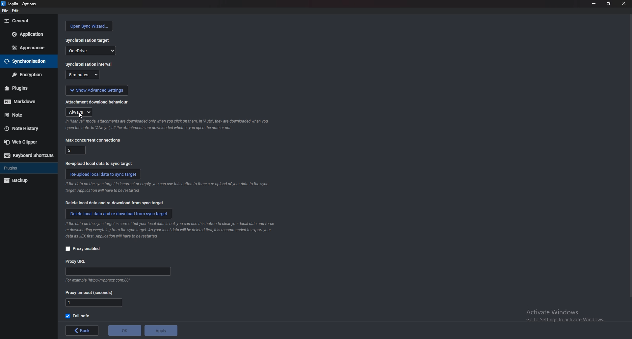 The width and height of the screenshot is (632, 339). Describe the element at coordinates (28, 21) in the screenshot. I see `general` at that location.